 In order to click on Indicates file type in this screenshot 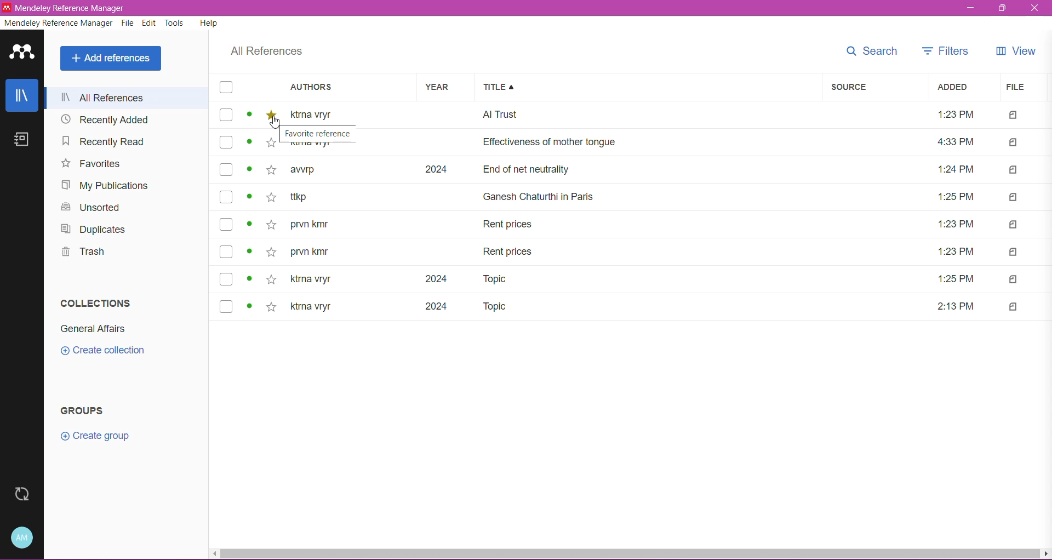, I will do `click(1013, 143)`.